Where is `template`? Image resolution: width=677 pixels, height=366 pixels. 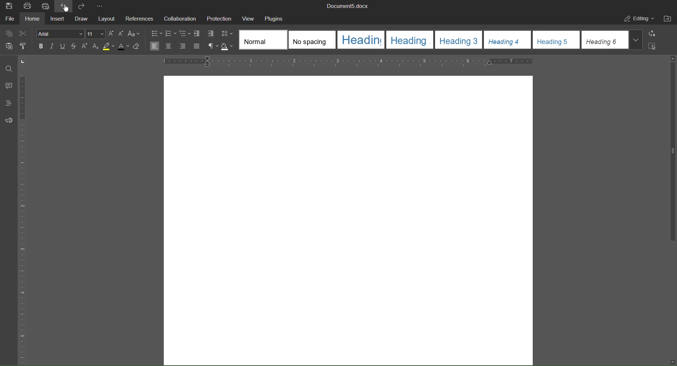 template is located at coordinates (459, 40).